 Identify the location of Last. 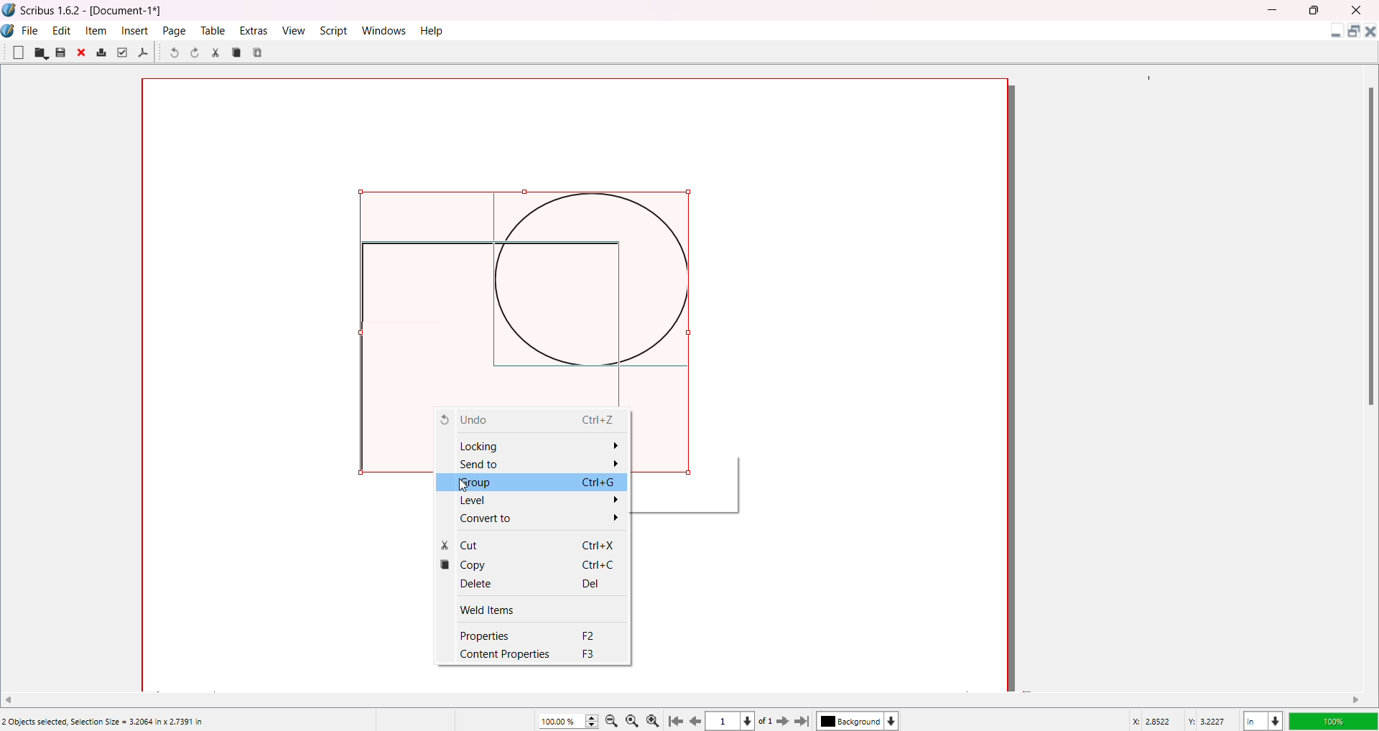
(804, 720).